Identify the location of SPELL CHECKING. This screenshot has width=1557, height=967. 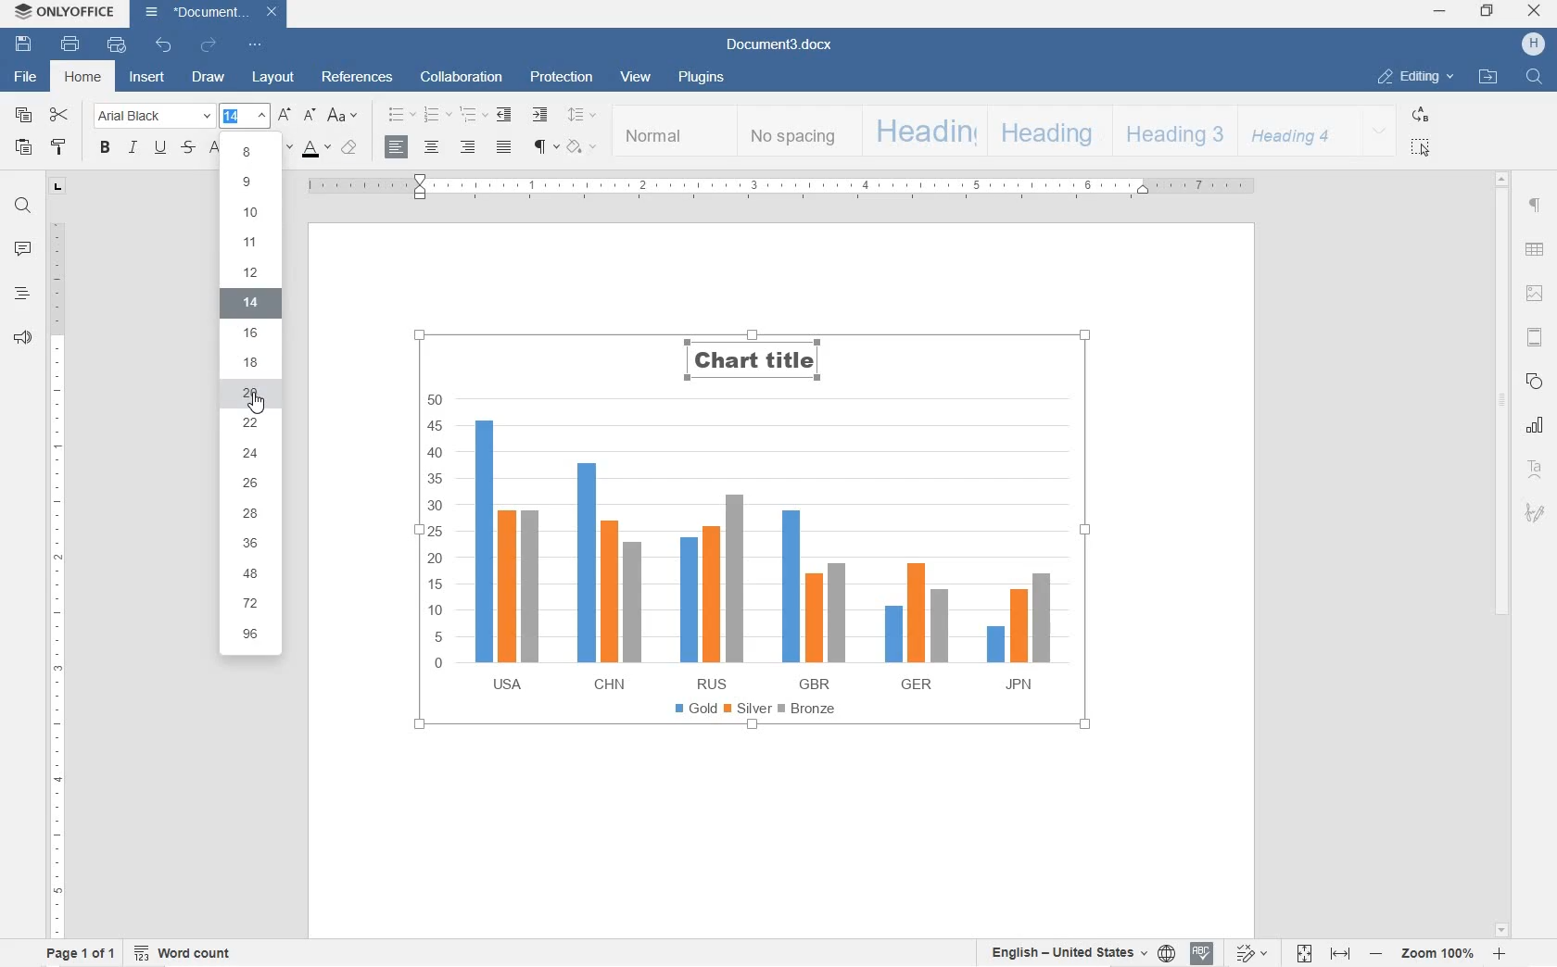
(1203, 954).